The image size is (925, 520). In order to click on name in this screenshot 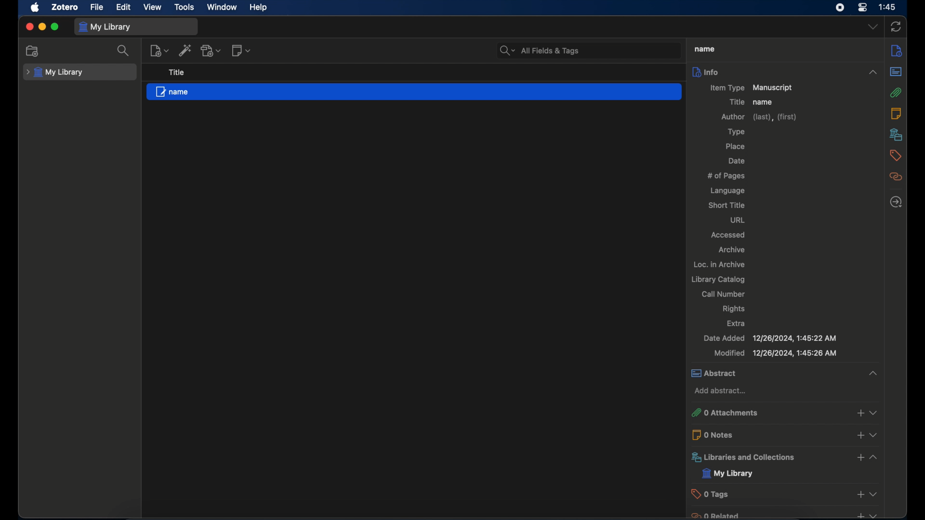, I will do `click(764, 102)`.